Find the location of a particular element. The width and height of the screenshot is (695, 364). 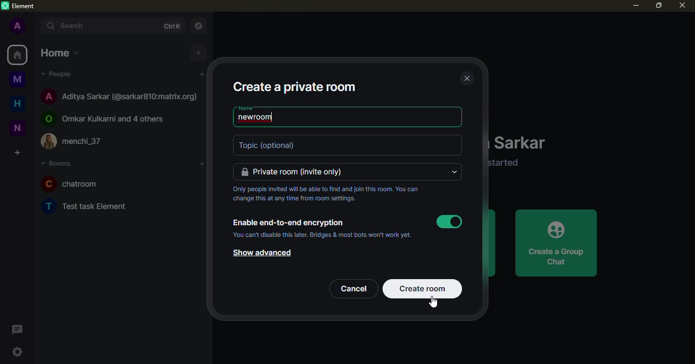

Omkar Kulkarni and 4 others is located at coordinates (104, 119).